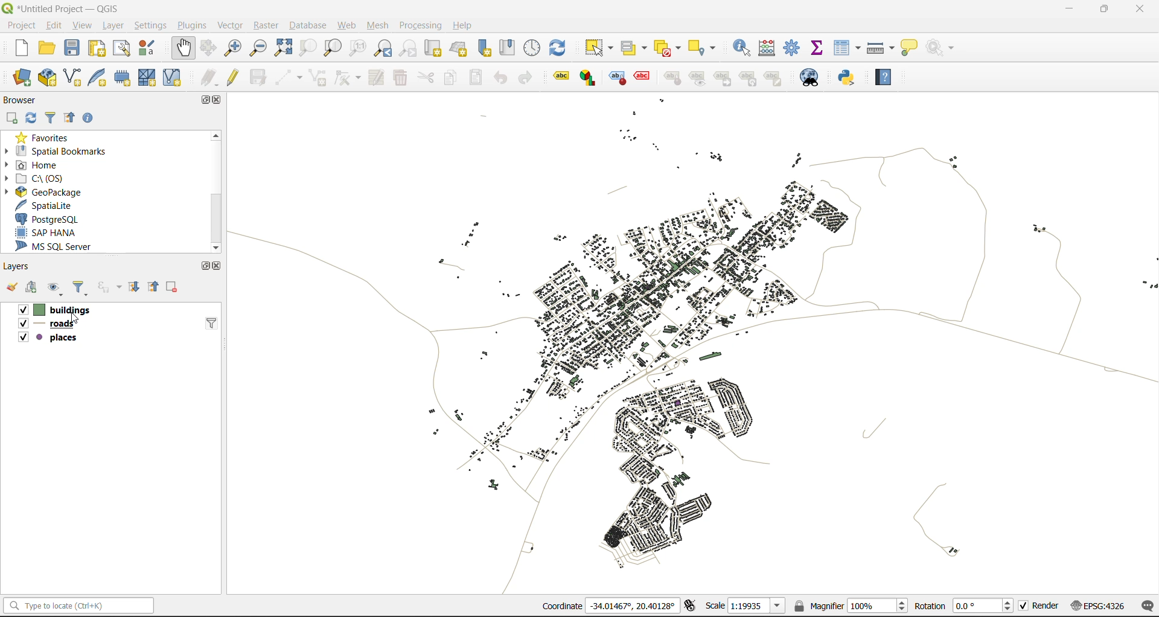 The width and height of the screenshot is (1159, 617). What do you see at coordinates (33, 118) in the screenshot?
I see `refresh` at bounding box center [33, 118].